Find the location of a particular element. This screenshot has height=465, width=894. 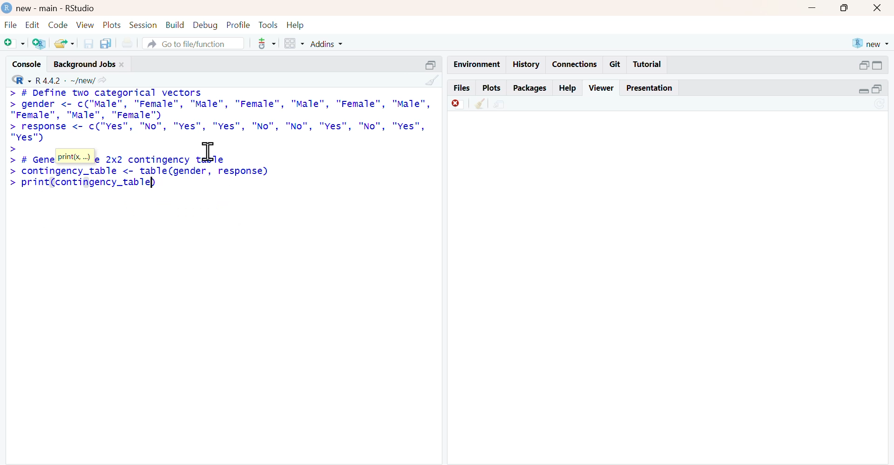

profile is located at coordinates (239, 25).